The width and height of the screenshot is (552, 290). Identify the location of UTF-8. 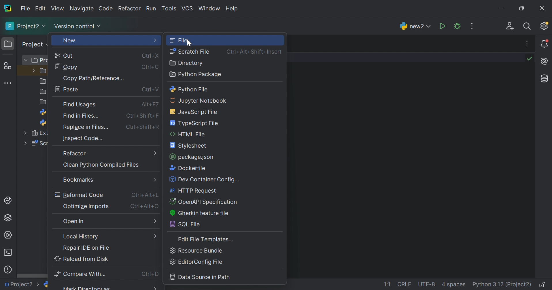
(427, 284).